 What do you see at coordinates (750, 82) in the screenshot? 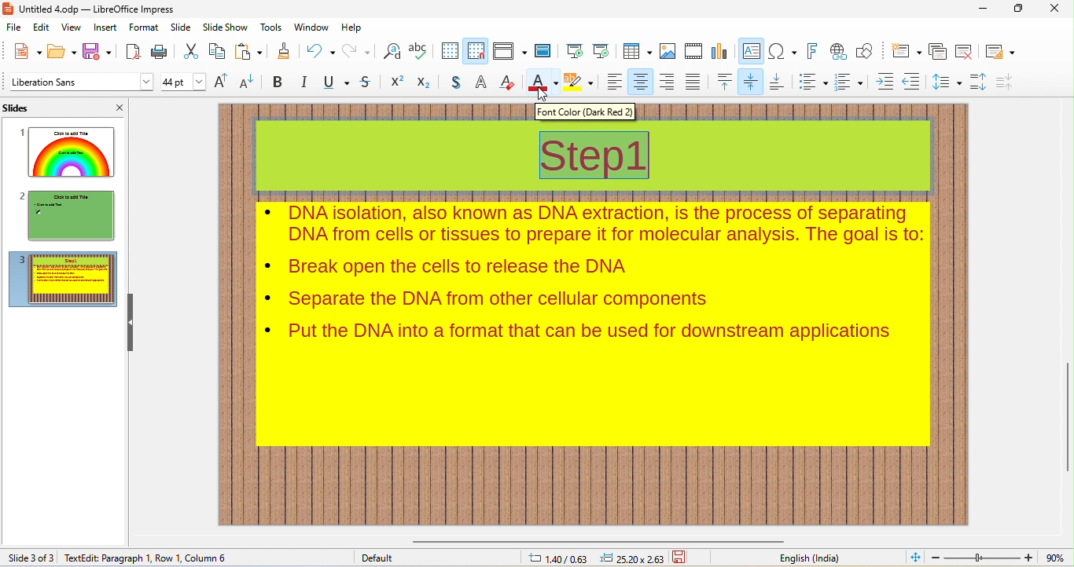
I see `center vertically` at bounding box center [750, 82].